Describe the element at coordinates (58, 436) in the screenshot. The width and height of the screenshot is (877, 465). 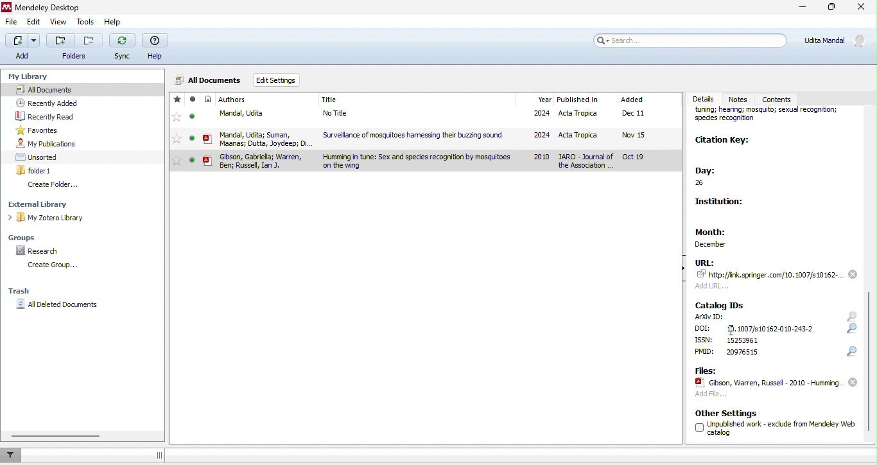
I see `horizontal scroll bar` at that location.